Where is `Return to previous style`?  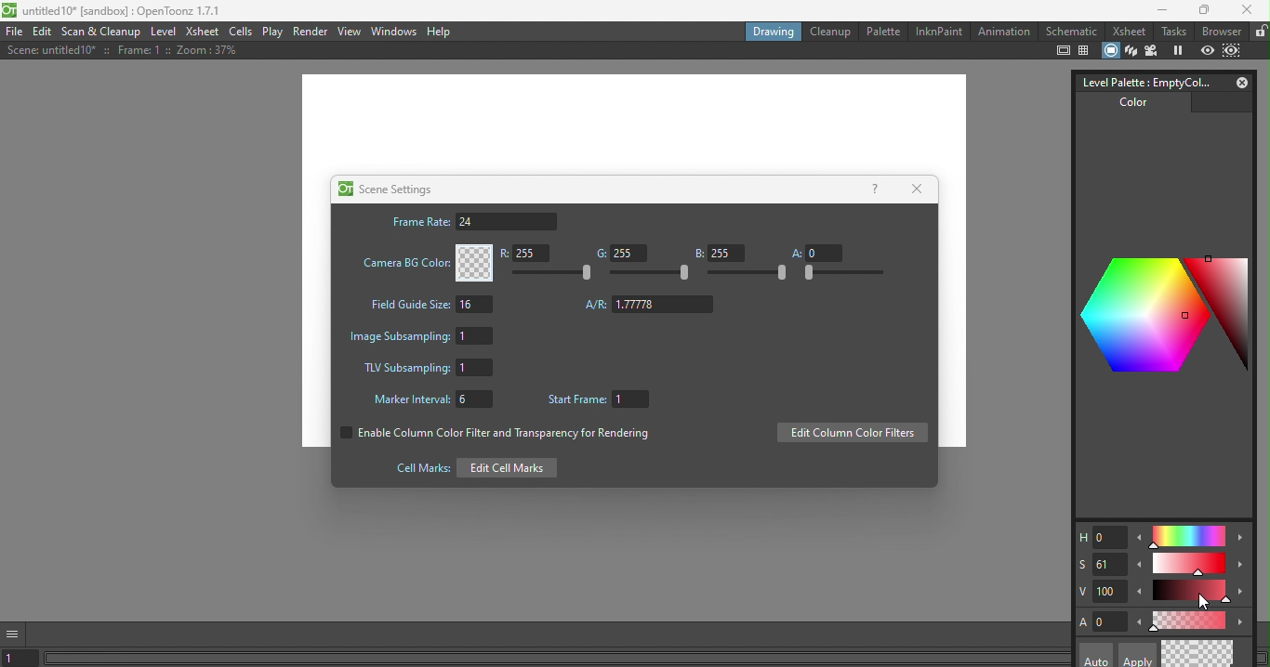
Return to previous style is located at coordinates (1217, 653).